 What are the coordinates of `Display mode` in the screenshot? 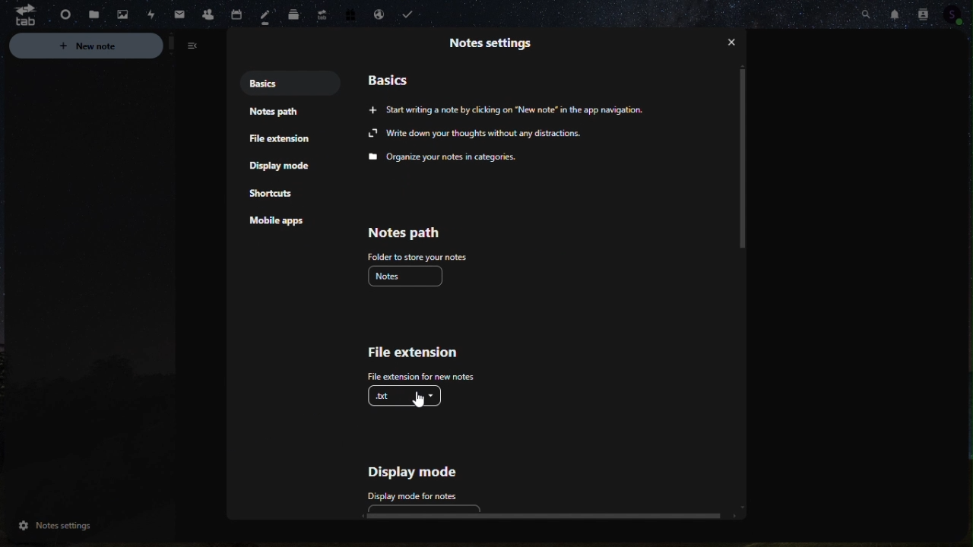 It's located at (431, 480).